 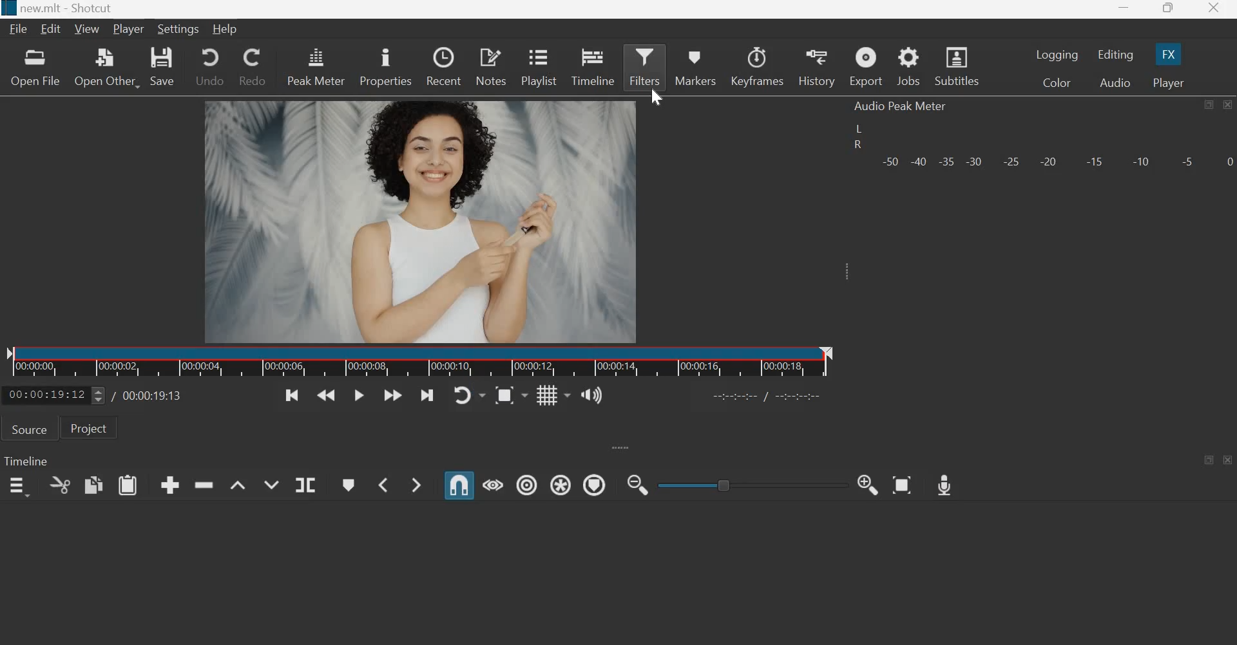 What do you see at coordinates (358, 395) in the screenshot?
I see `Toggle play or pause` at bounding box center [358, 395].